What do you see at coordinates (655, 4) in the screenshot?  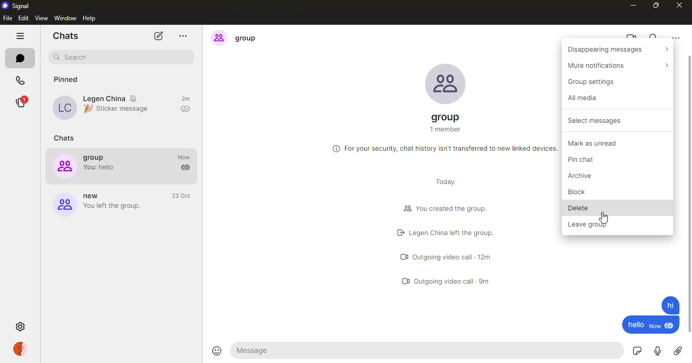 I see `maximize` at bounding box center [655, 4].